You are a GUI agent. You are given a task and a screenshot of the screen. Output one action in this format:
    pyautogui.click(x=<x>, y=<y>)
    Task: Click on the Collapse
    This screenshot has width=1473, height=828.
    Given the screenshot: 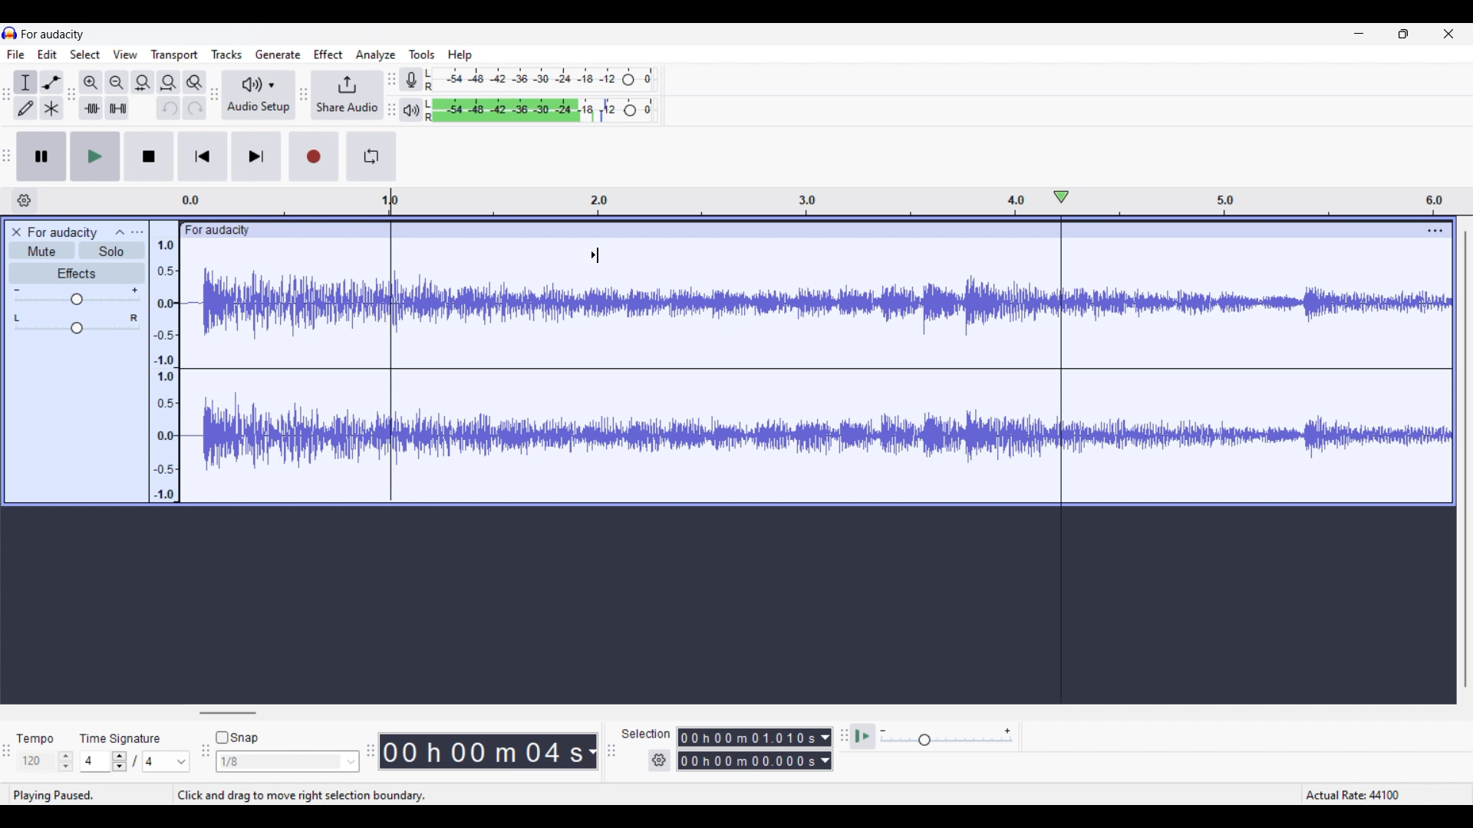 What is the action you would take?
    pyautogui.click(x=120, y=232)
    